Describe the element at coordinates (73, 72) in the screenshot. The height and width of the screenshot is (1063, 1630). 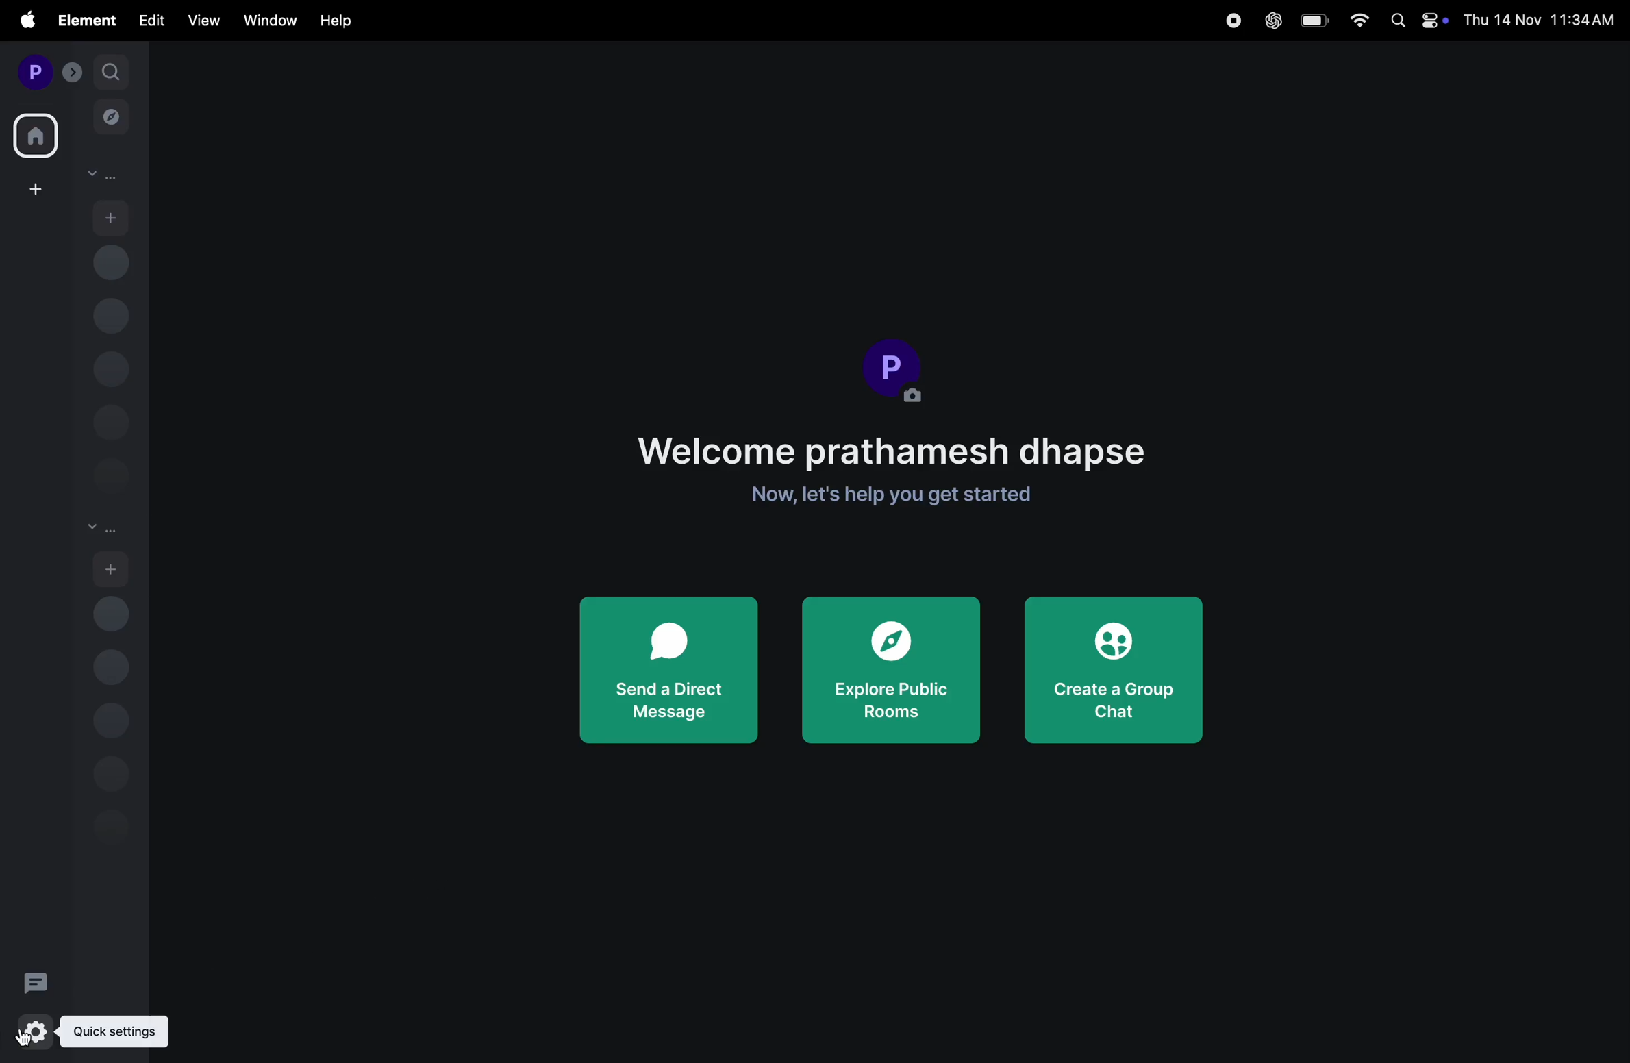
I see `expand` at that location.